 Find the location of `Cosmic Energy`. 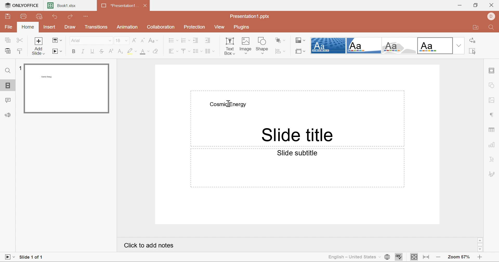

Cosmic Energy is located at coordinates (229, 104).